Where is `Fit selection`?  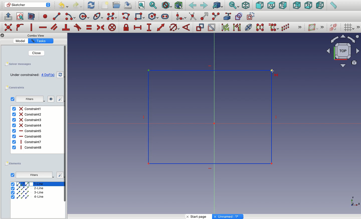 Fit selection is located at coordinates (153, 5).